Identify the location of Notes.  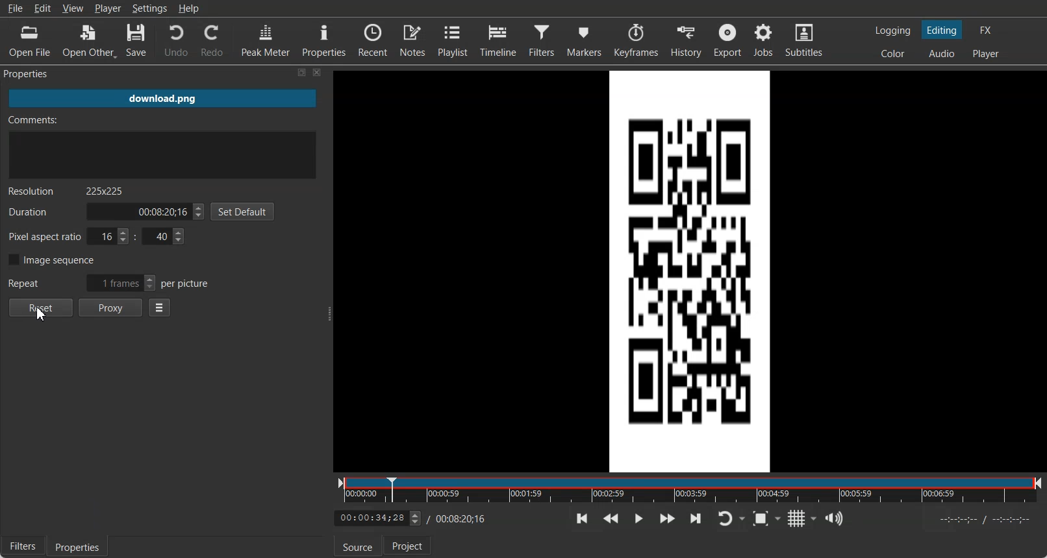
(412, 40).